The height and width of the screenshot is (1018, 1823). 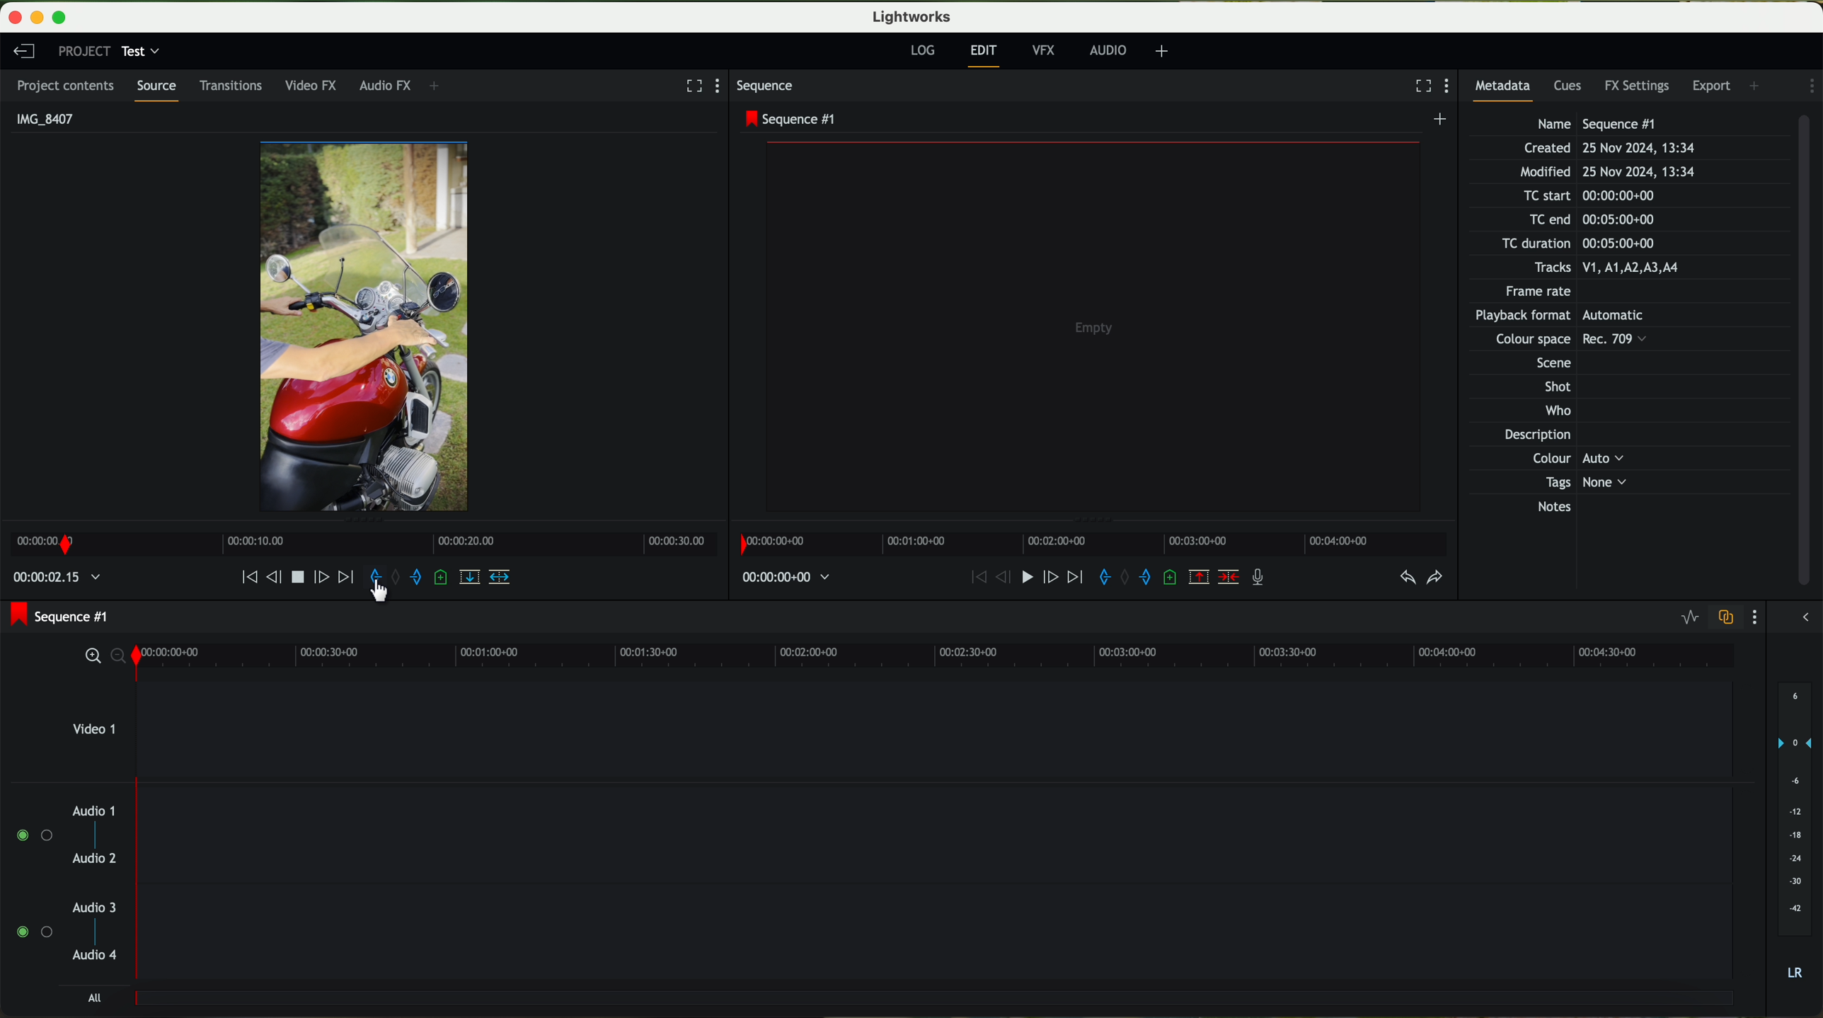 What do you see at coordinates (1570, 88) in the screenshot?
I see `cues` at bounding box center [1570, 88].